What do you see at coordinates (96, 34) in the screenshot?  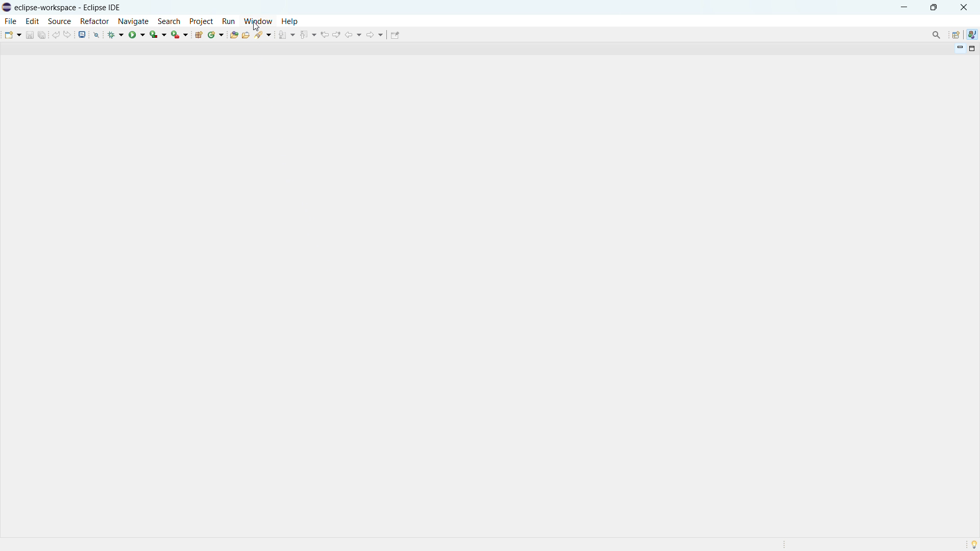 I see `skip all breakopoints` at bounding box center [96, 34].